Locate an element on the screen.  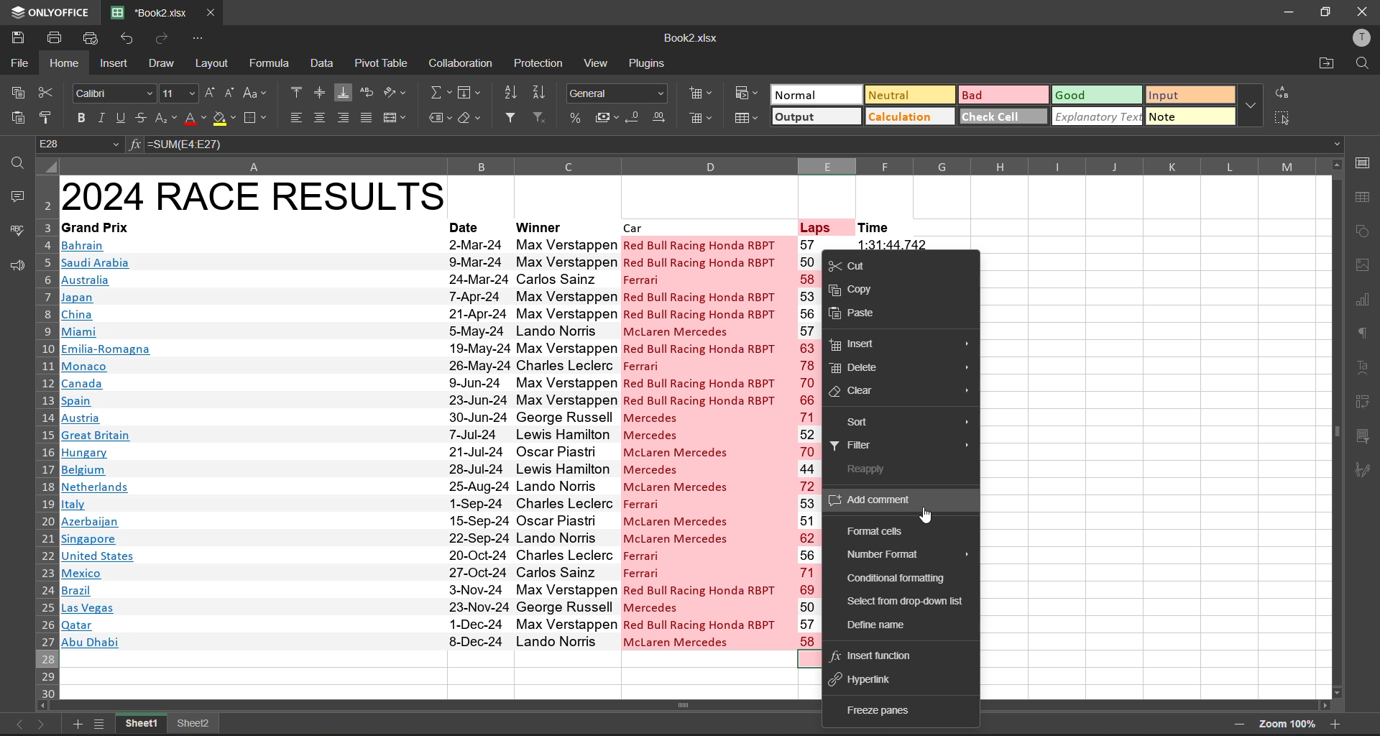
signature is located at coordinates (1363, 474).